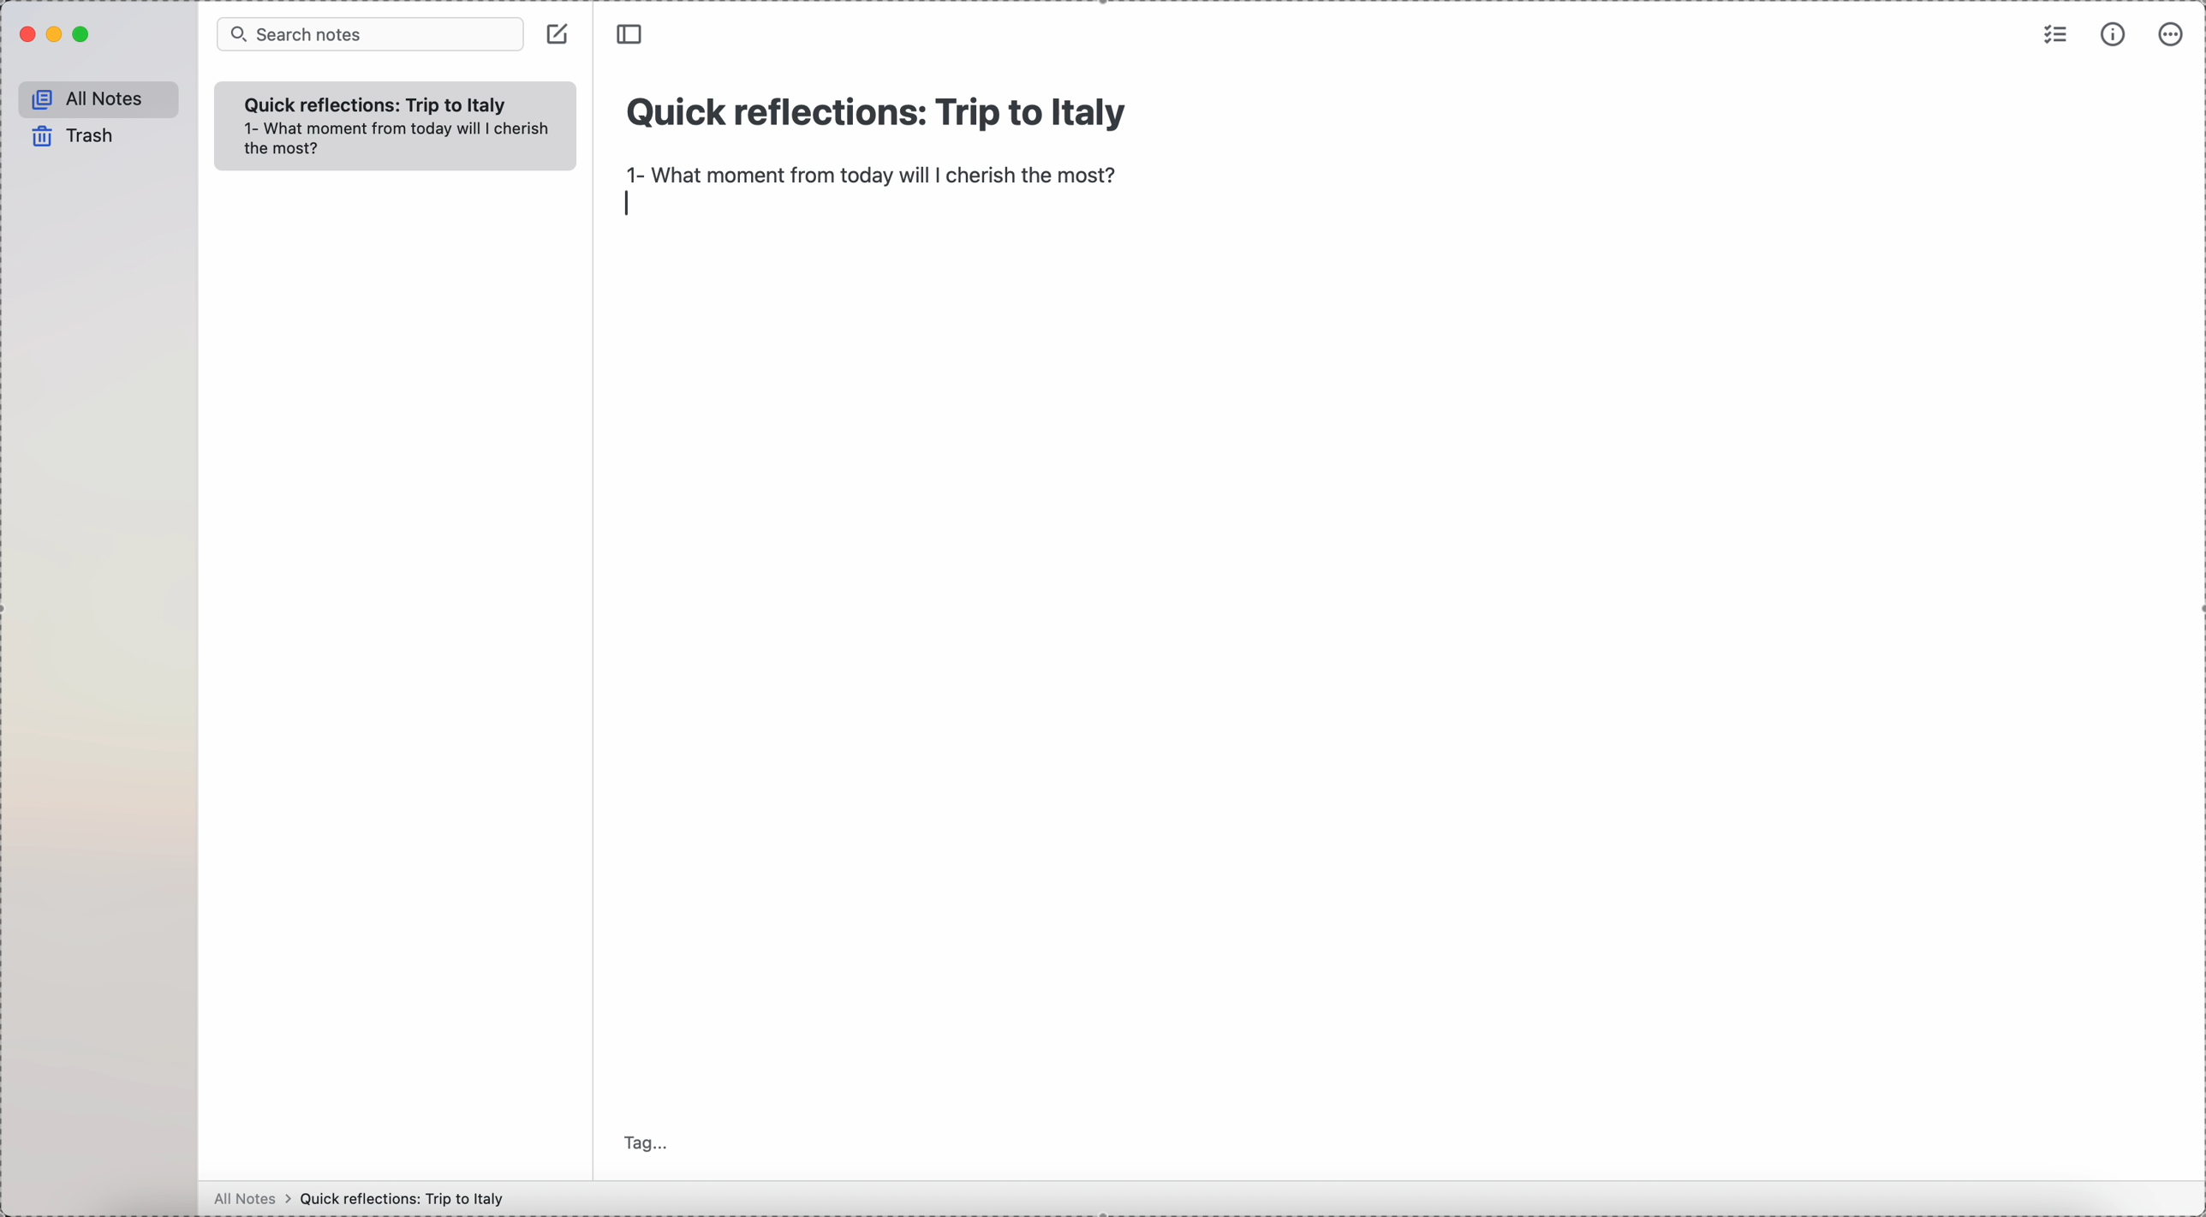 Image resolution: width=2206 pixels, height=1217 pixels. Describe the element at coordinates (57, 36) in the screenshot. I see `minimize` at that location.